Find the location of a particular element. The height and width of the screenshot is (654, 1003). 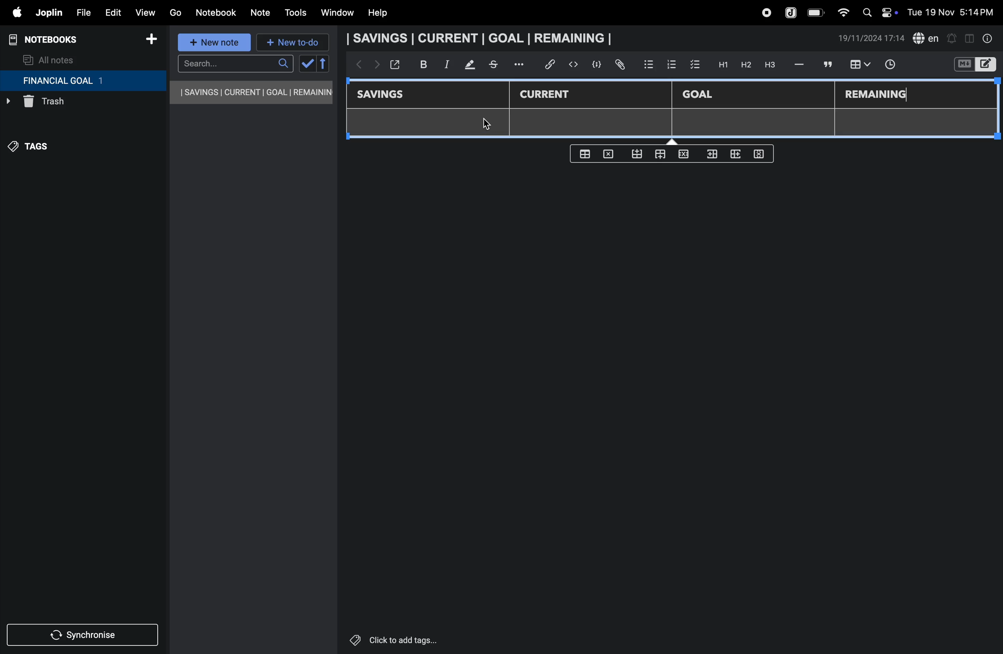

bullet list is located at coordinates (649, 63).